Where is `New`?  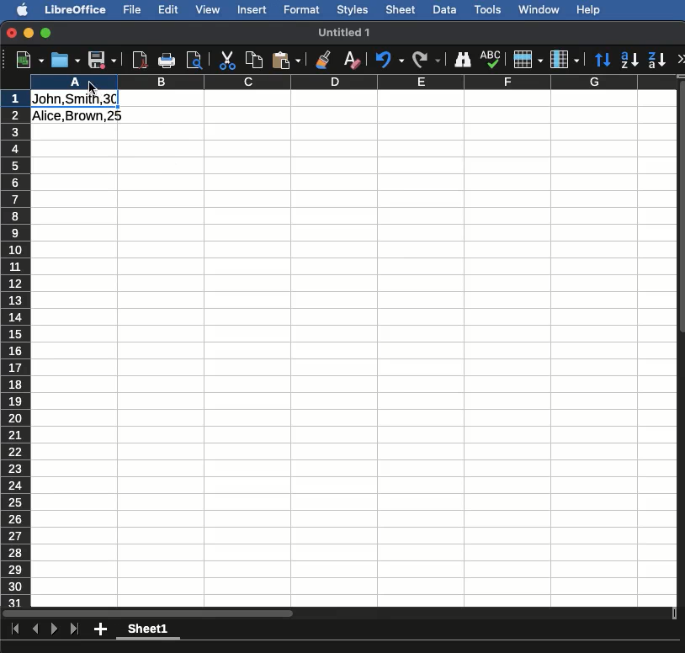
New is located at coordinates (29, 58).